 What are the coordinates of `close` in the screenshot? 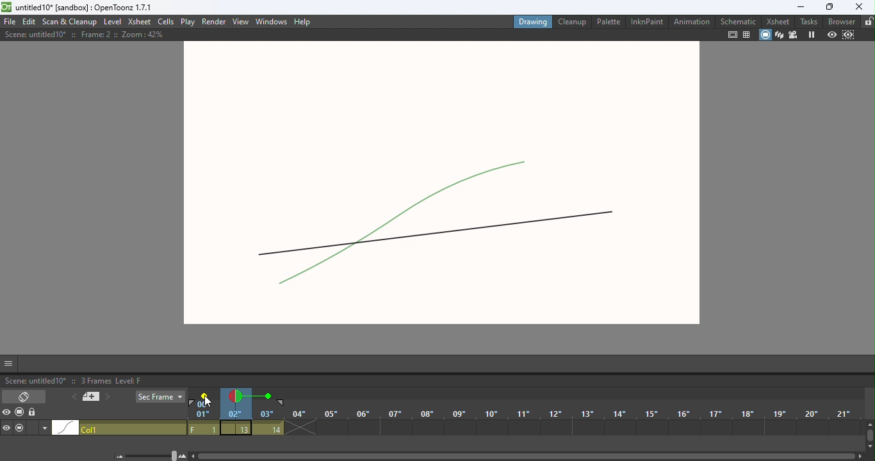 It's located at (862, 7).